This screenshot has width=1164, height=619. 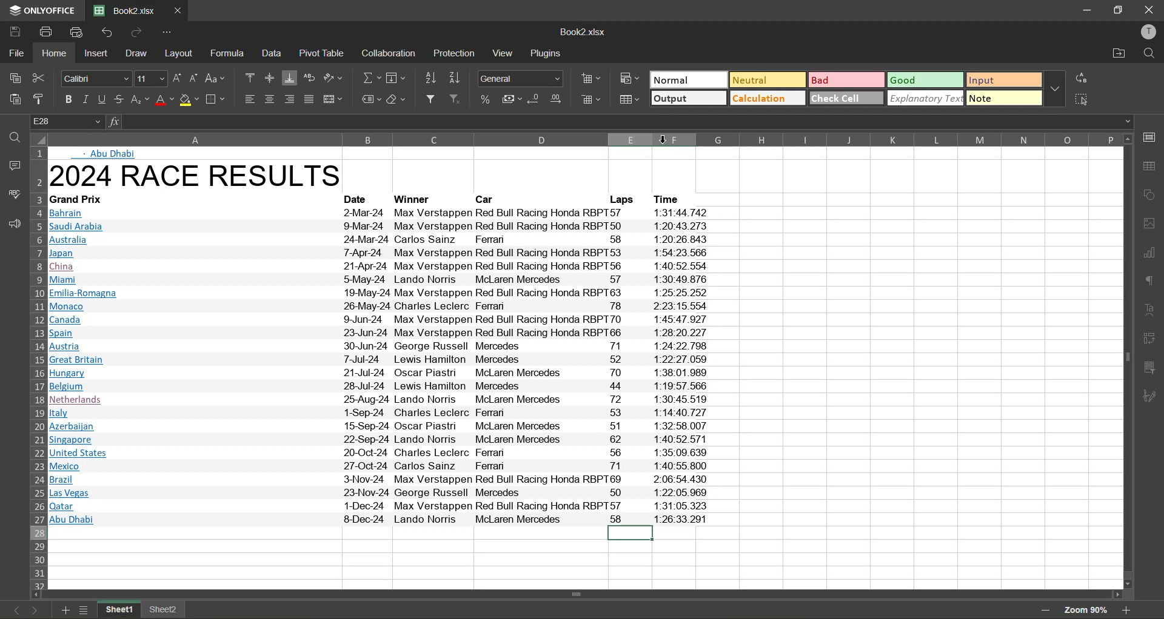 I want to click on named ranges, so click(x=370, y=99).